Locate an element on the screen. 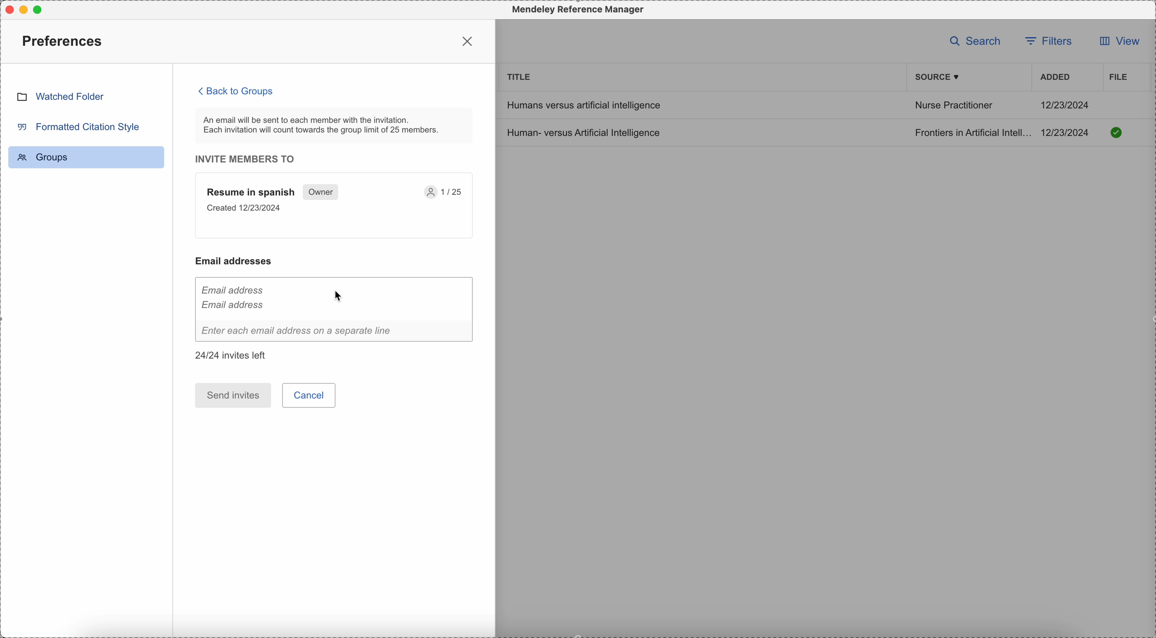 Image resolution: width=1156 pixels, height=638 pixels. Human- versus Artificial Intelligence is located at coordinates (586, 132).